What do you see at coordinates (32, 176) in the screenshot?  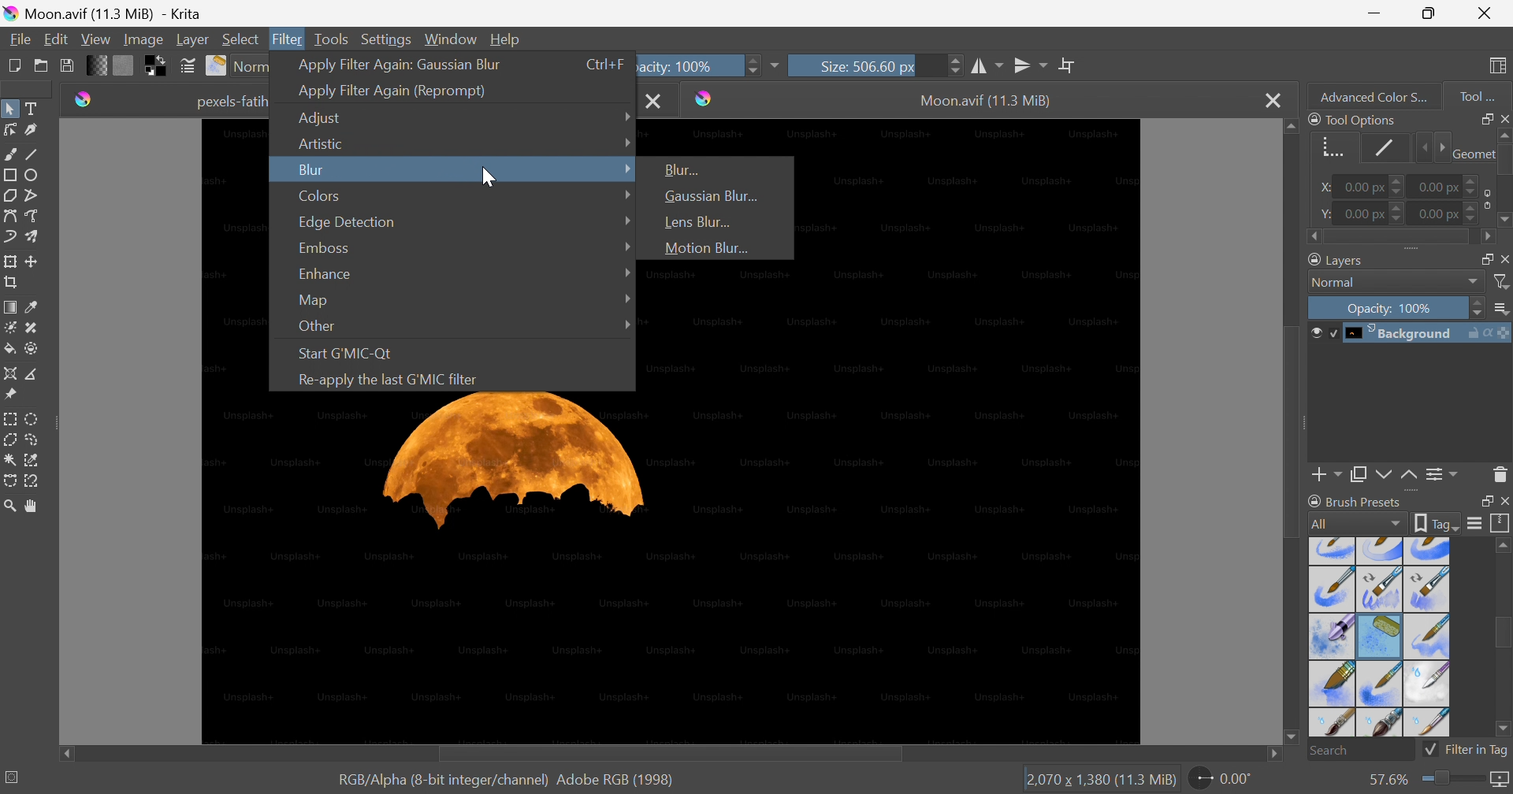 I see `Ellipse tool` at bounding box center [32, 176].